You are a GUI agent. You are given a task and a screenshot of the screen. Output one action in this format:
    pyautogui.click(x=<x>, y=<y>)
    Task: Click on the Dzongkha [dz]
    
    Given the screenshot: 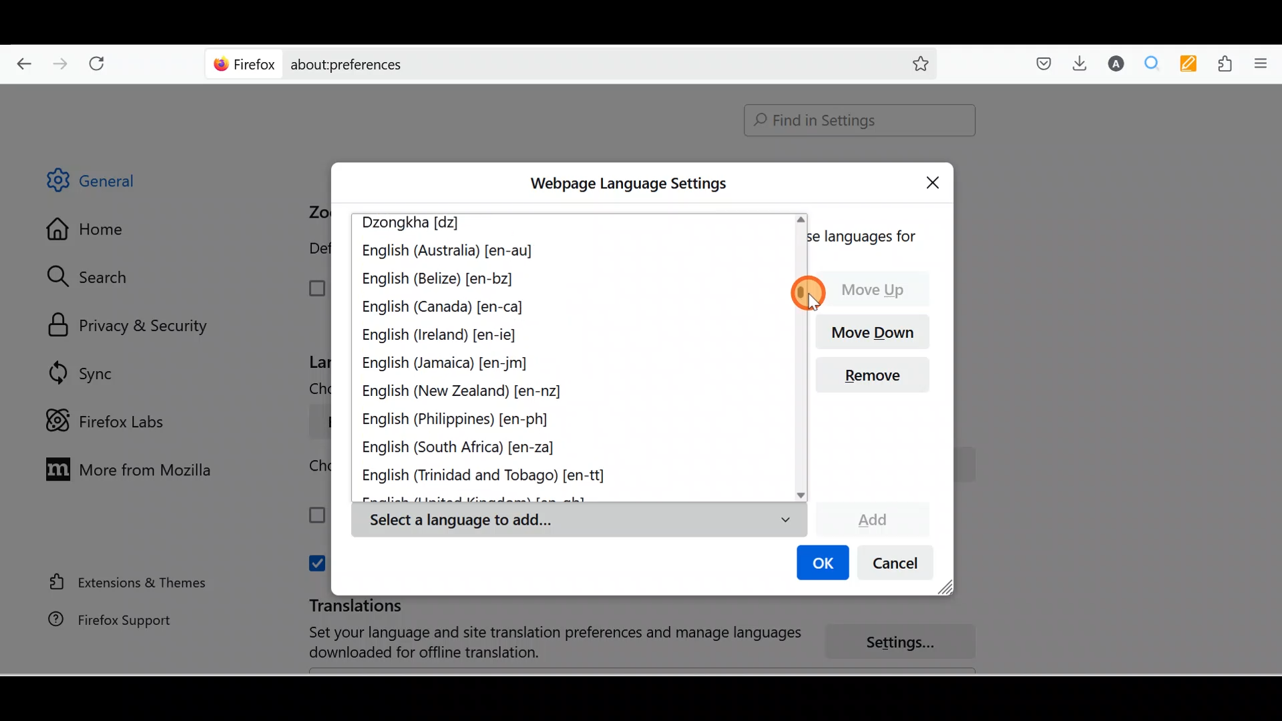 What is the action you would take?
    pyautogui.click(x=419, y=224)
    